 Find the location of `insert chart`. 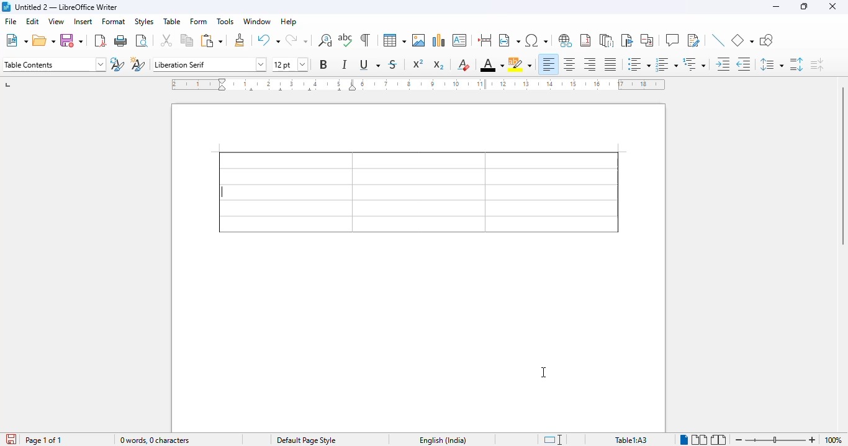

insert chart is located at coordinates (439, 40).